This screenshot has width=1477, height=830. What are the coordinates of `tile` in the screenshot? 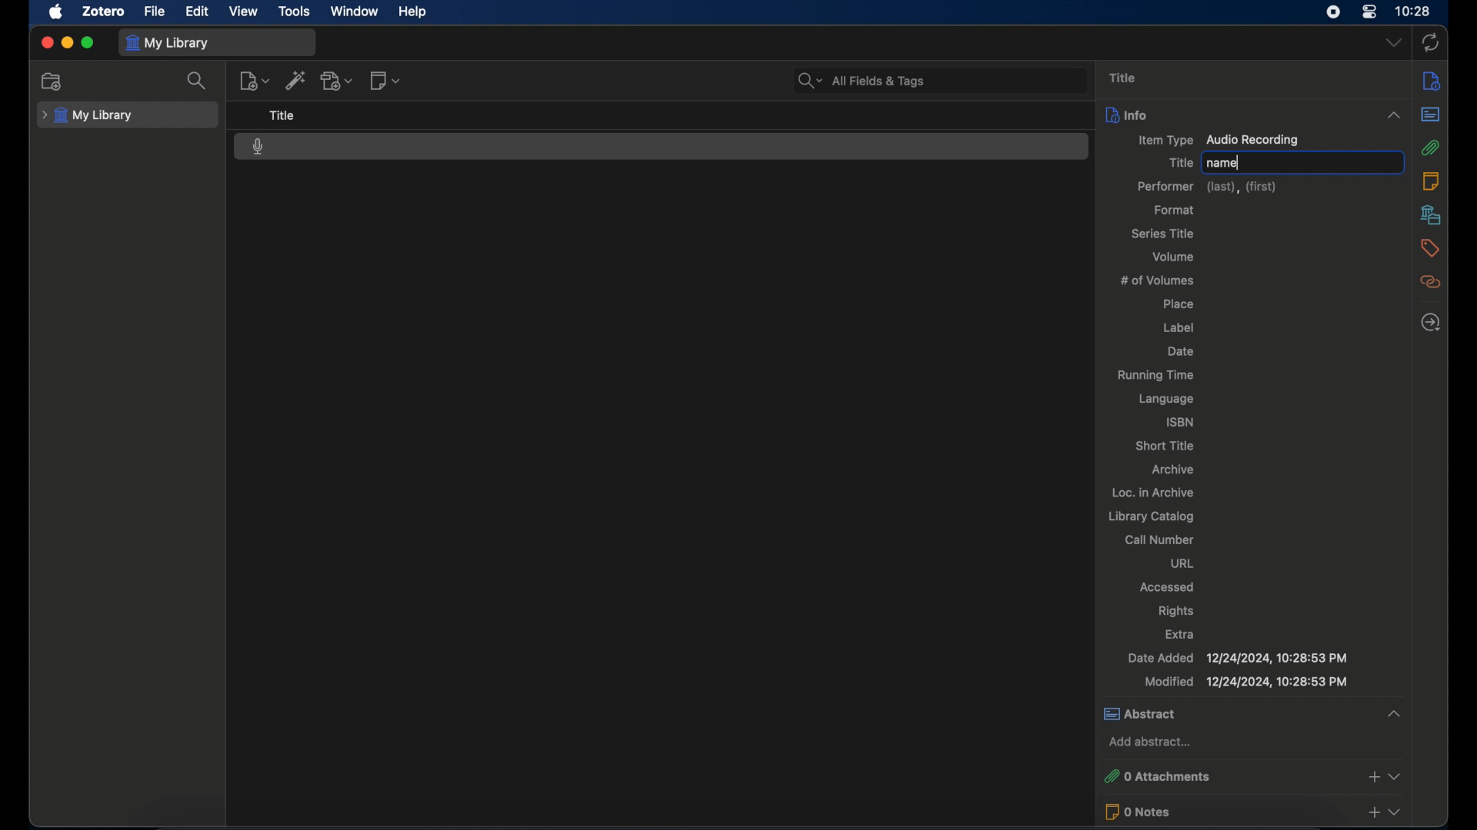 It's located at (282, 115).